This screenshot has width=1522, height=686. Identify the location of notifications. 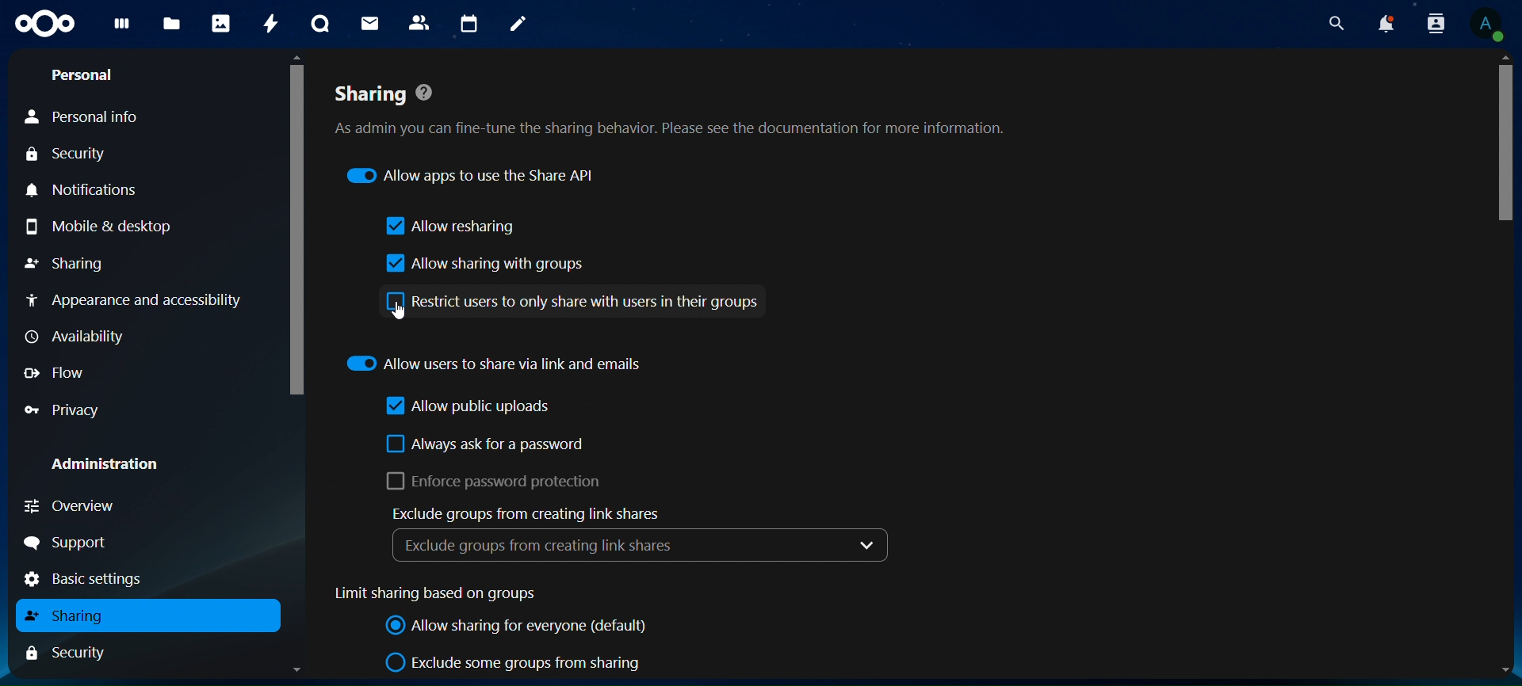
(1383, 22).